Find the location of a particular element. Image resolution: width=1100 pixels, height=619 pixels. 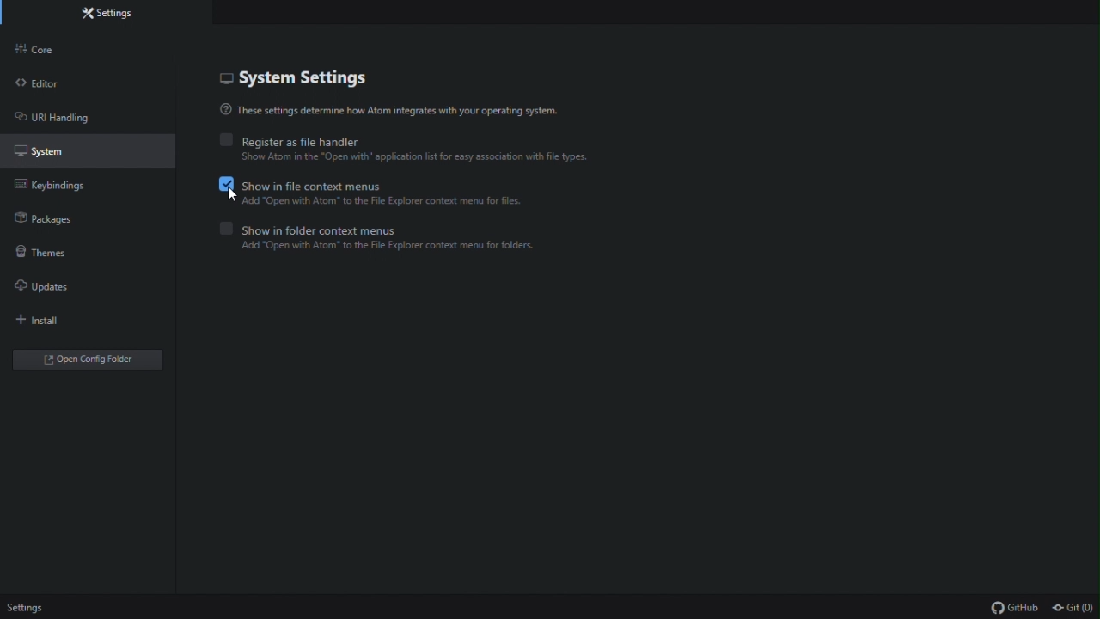

Settings is located at coordinates (27, 607).